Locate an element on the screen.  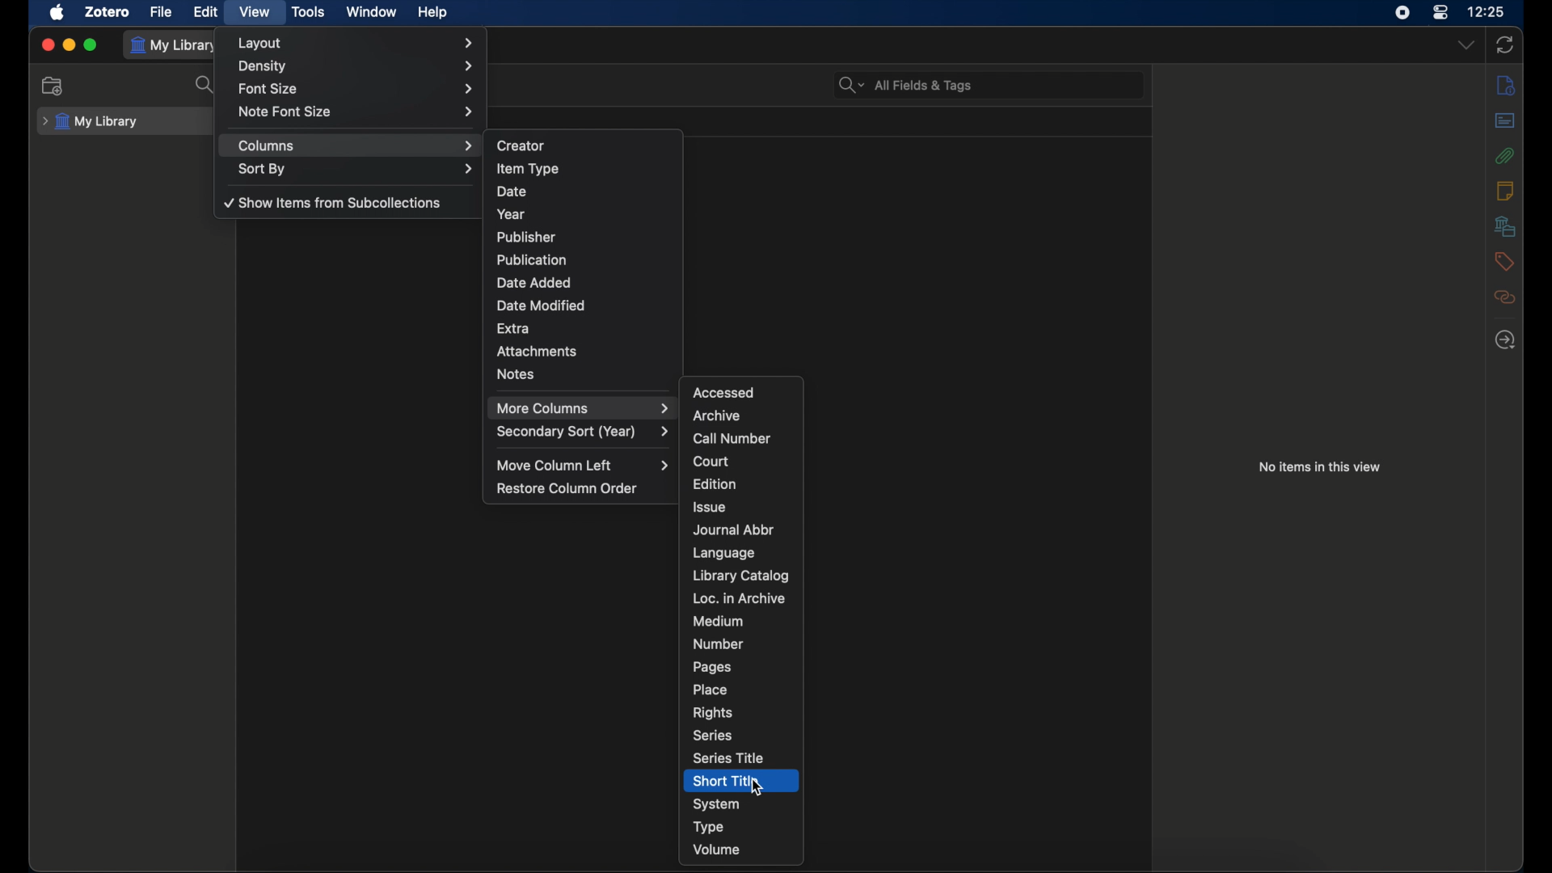
creator is located at coordinates (523, 145).